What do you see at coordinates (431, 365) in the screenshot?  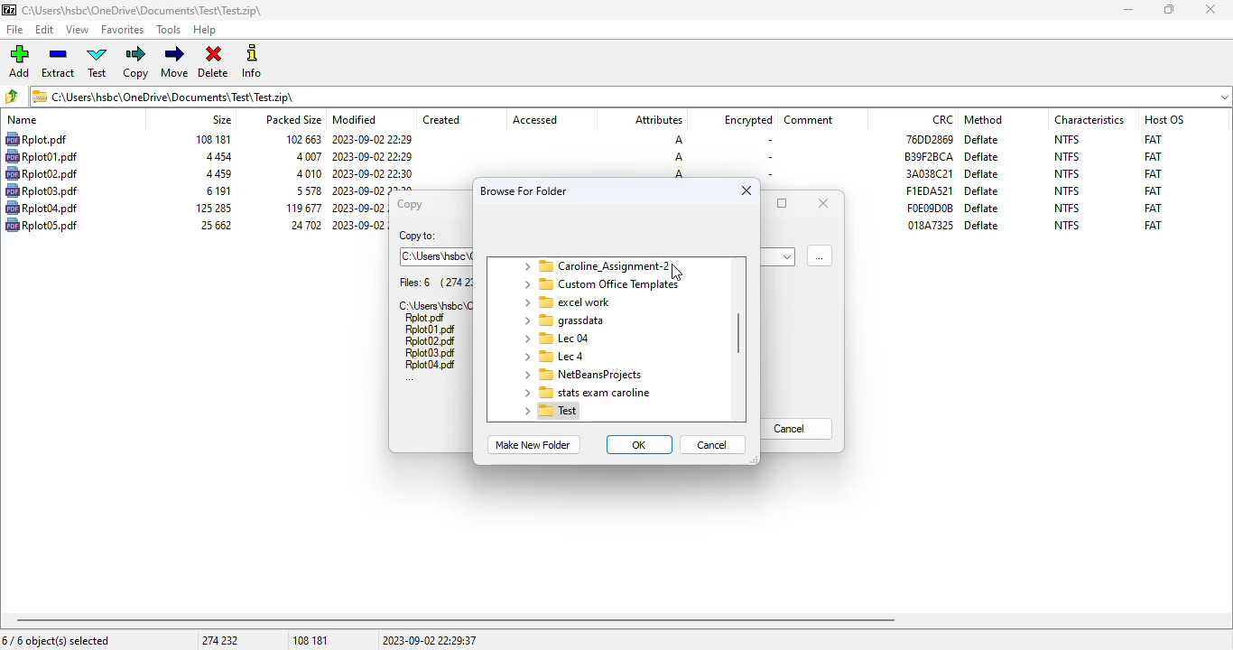 I see `file` at bounding box center [431, 365].